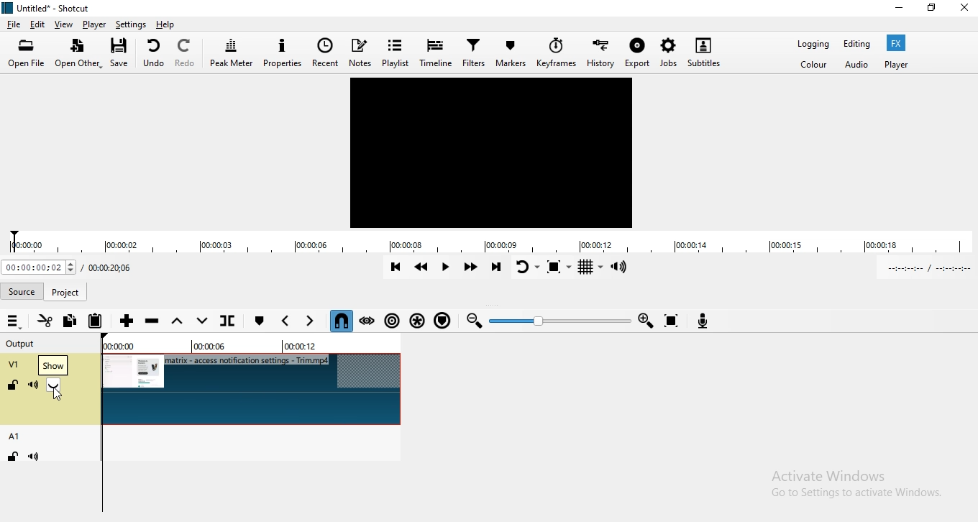 The width and height of the screenshot is (978, 522). Describe the element at coordinates (121, 55) in the screenshot. I see `Save` at that location.